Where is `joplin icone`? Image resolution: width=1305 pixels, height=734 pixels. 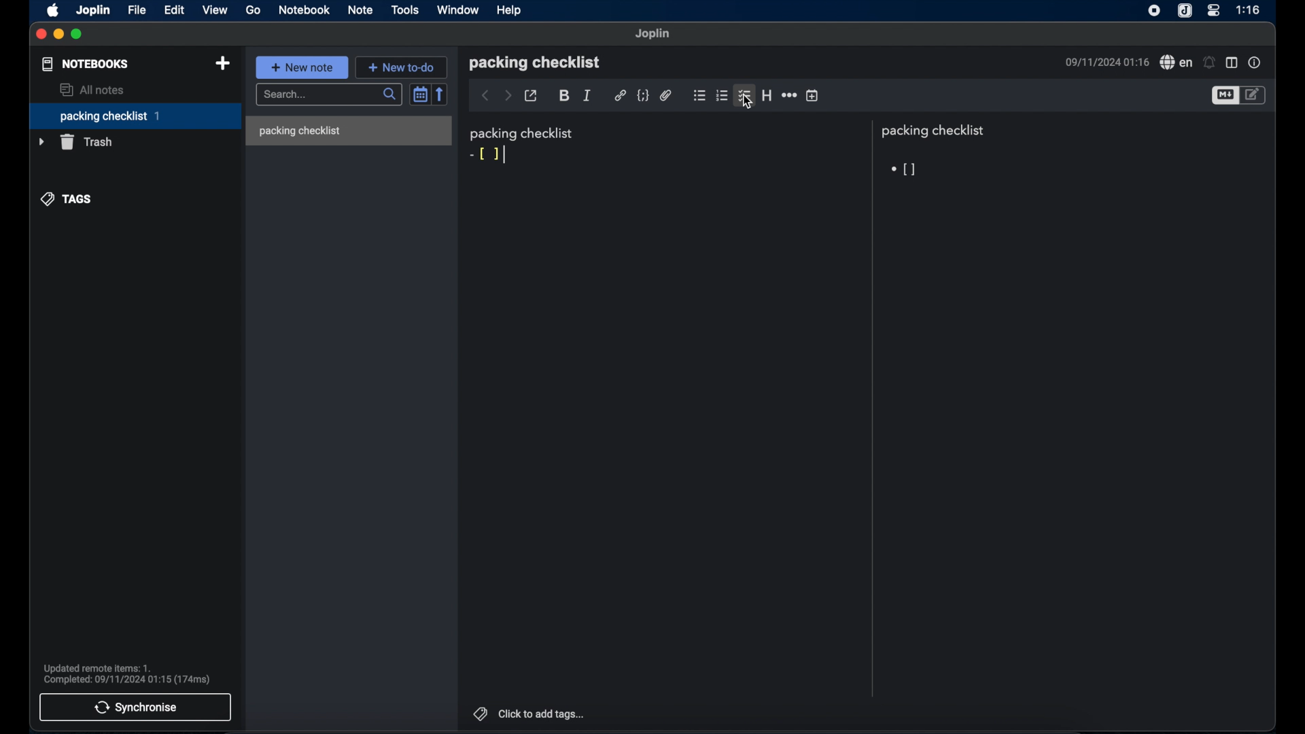 joplin icone is located at coordinates (1185, 11).